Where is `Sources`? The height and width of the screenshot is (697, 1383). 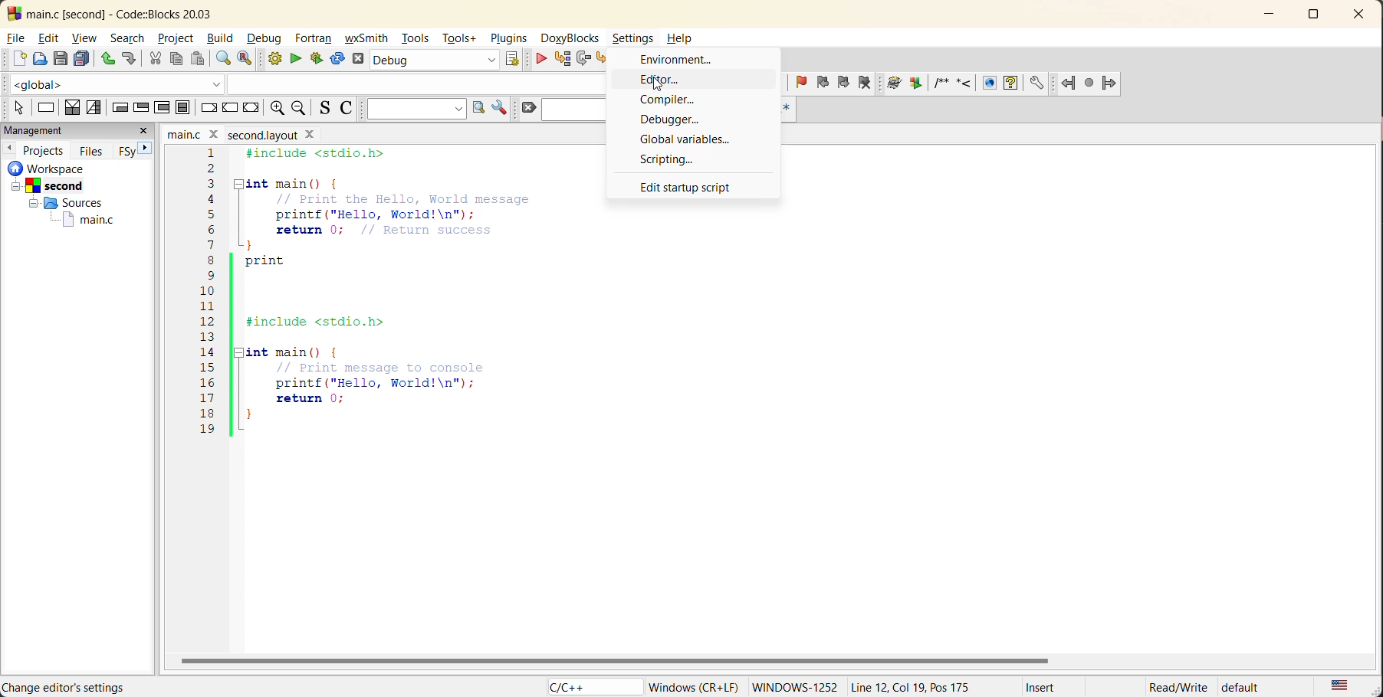 Sources is located at coordinates (67, 203).